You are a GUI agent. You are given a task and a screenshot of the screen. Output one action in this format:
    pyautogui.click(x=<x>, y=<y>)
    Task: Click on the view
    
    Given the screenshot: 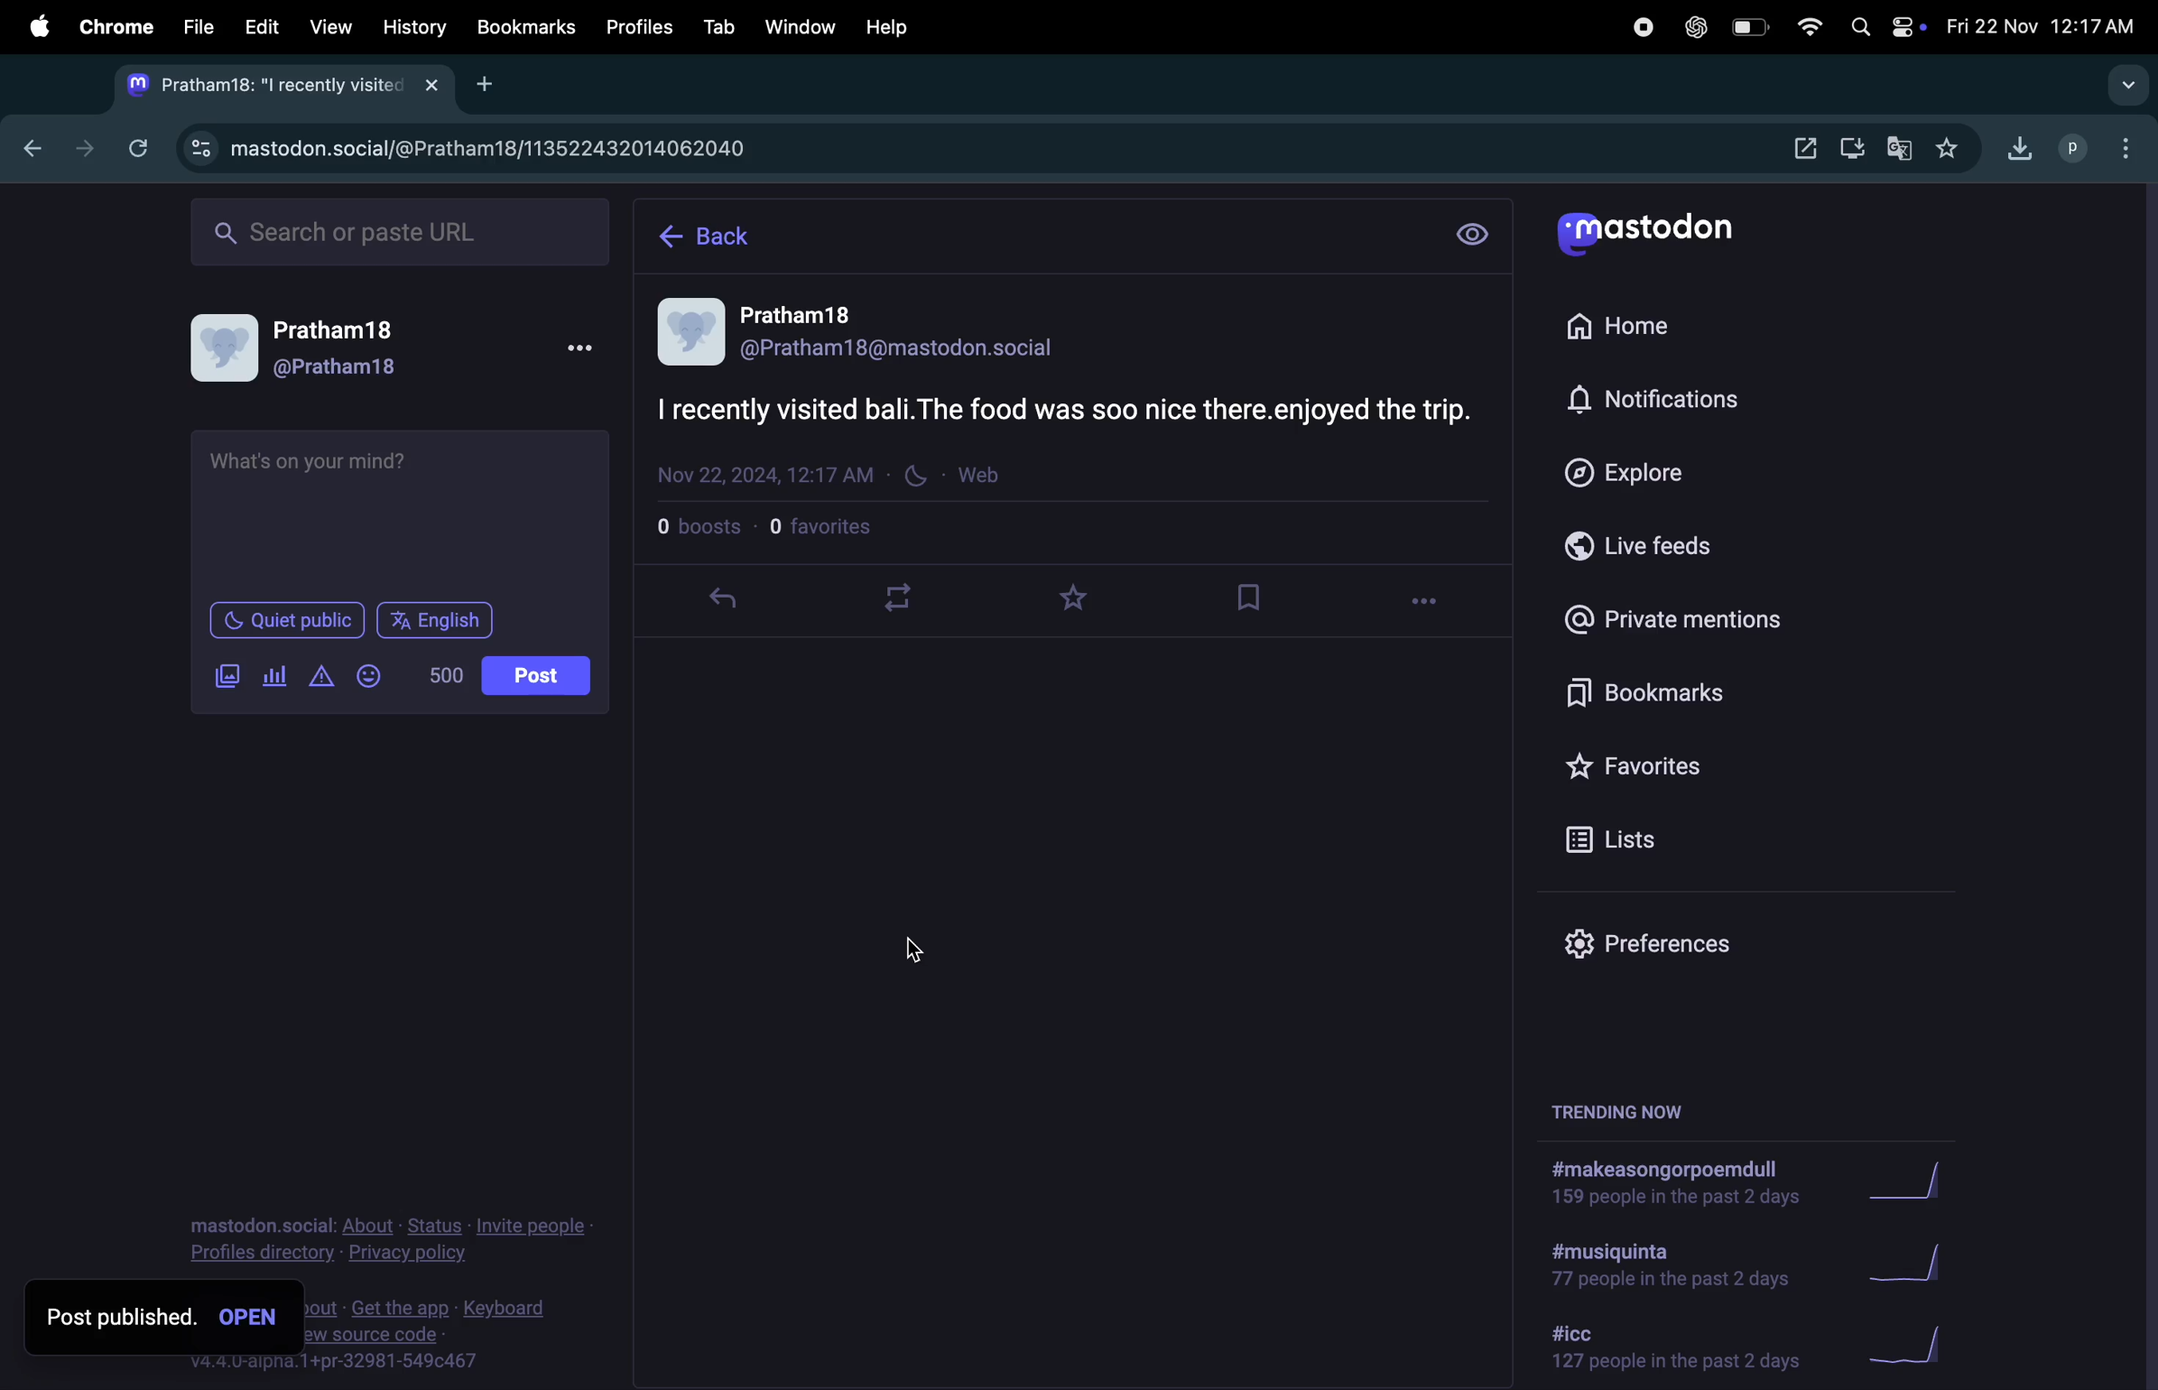 What is the action you would take?
    pyautogui.click(x=331, y=26)
    